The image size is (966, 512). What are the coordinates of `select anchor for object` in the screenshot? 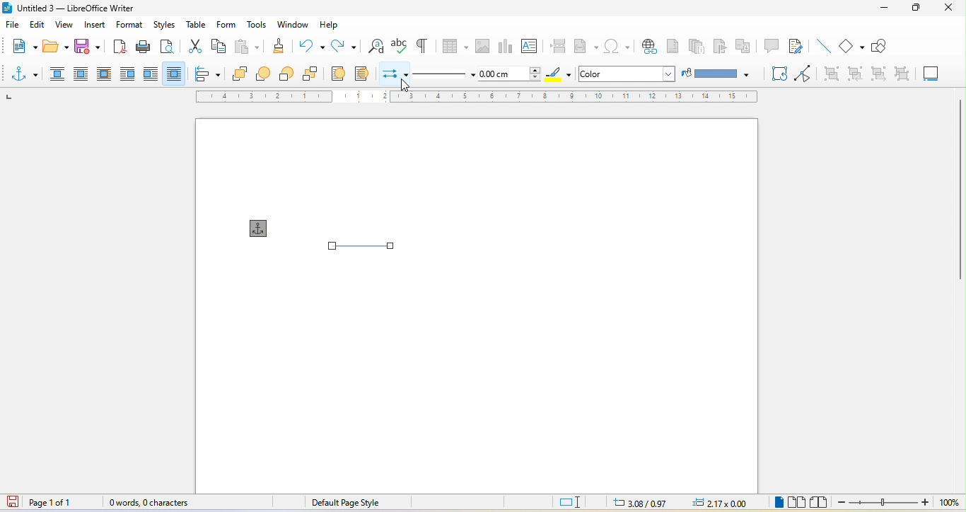 It's located at (26, 73).